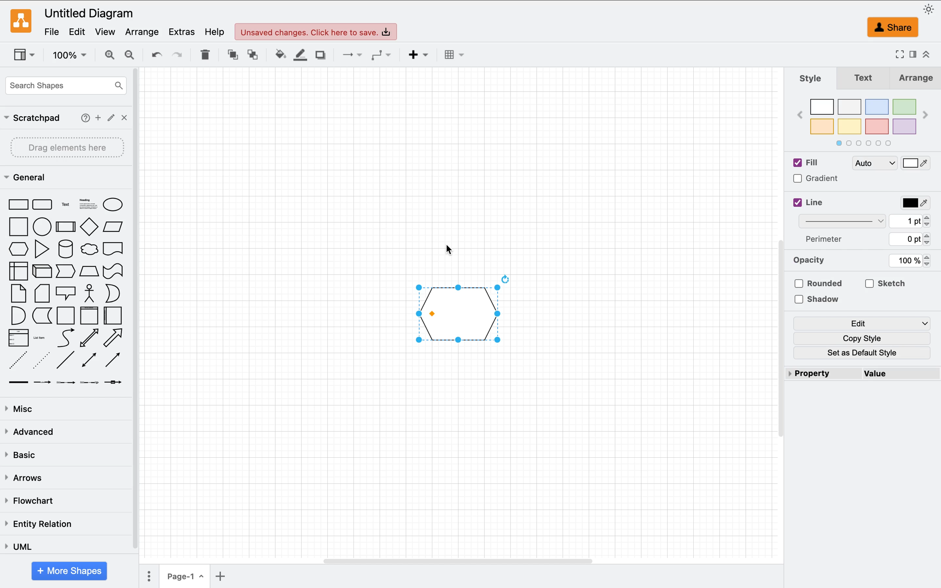  I want to click on unsaved changed, so click(317, 32).